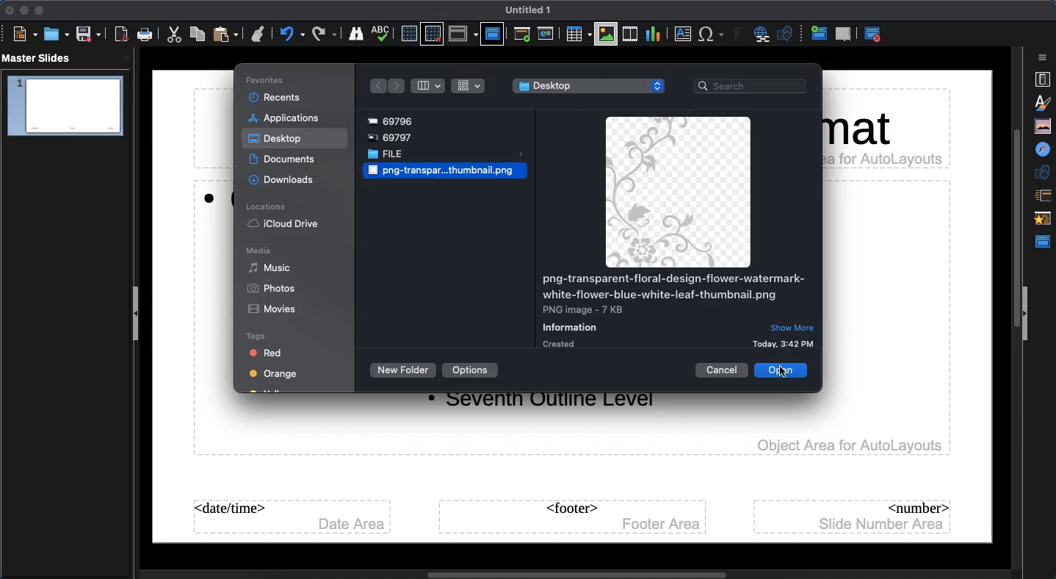  Describe the element at coordinates (577, 34) in the screenshot. I see `Table` at that location.